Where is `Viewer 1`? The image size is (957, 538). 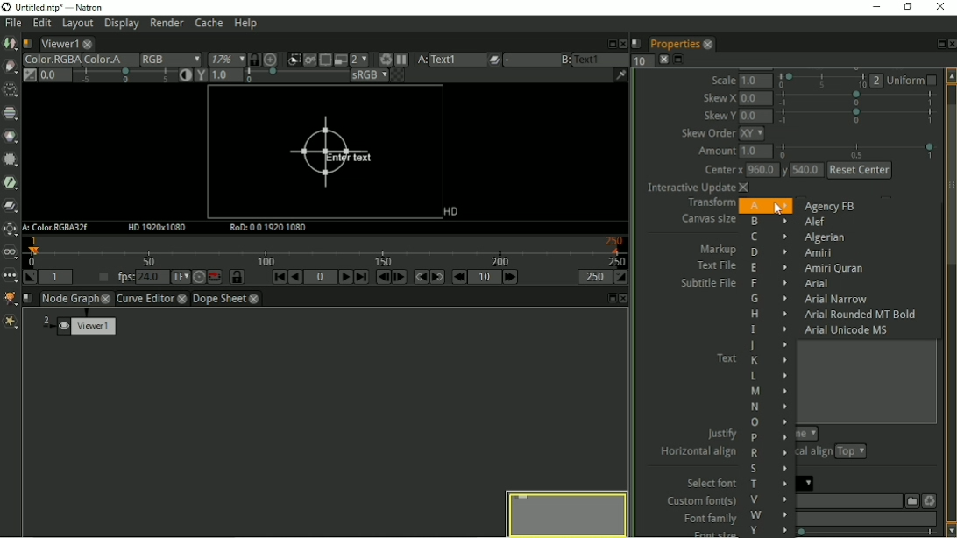
Viewer 1 is located at coordinates (82, 328).